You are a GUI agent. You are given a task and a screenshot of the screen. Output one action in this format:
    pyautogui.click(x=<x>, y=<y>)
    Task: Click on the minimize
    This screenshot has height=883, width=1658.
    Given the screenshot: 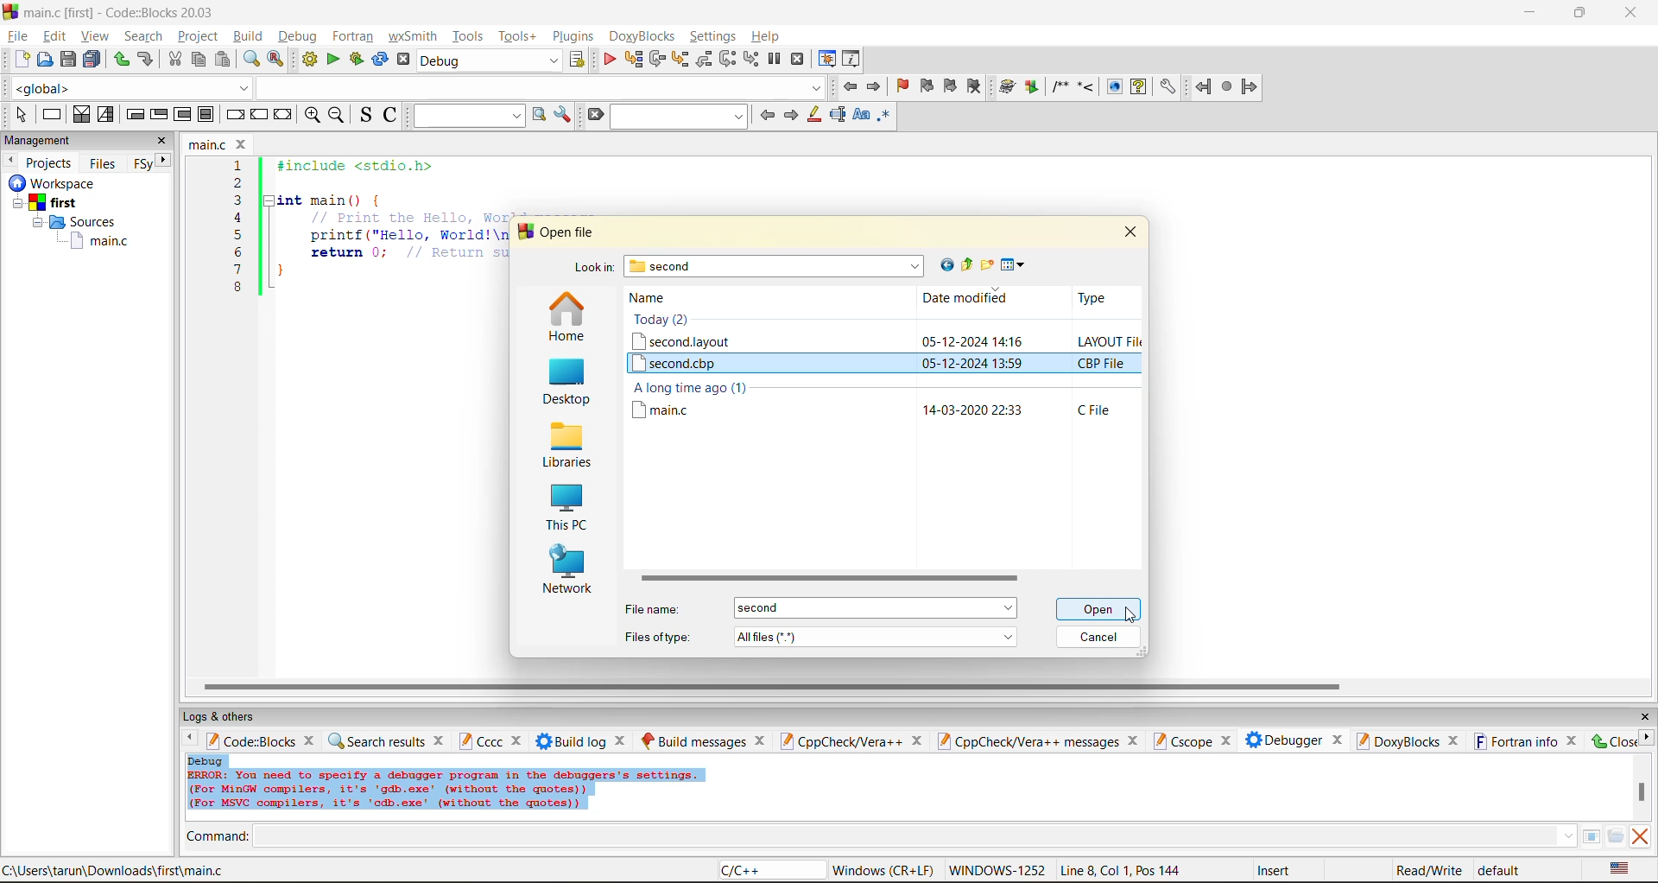 What is the action you would take?
    pyautogui.click(x=1531, y=13)
    